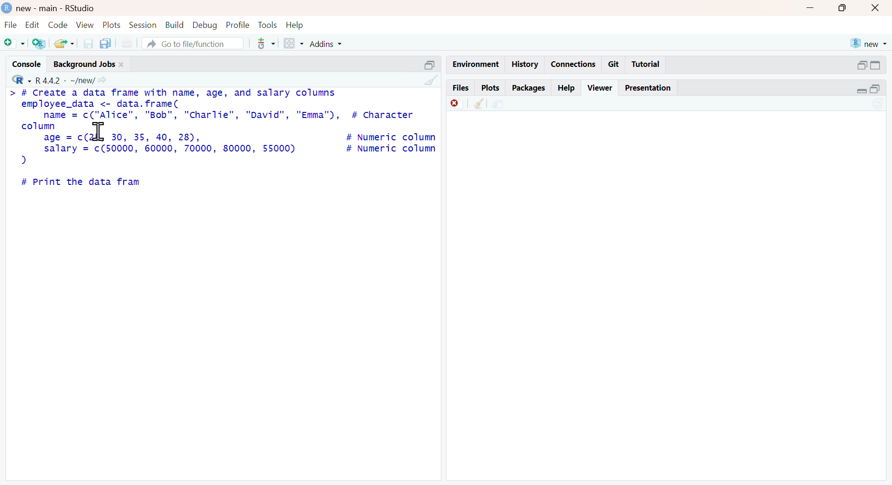  Describe the element at coordinates (867, 89) in the screenshot. I see `minimise` at that location.